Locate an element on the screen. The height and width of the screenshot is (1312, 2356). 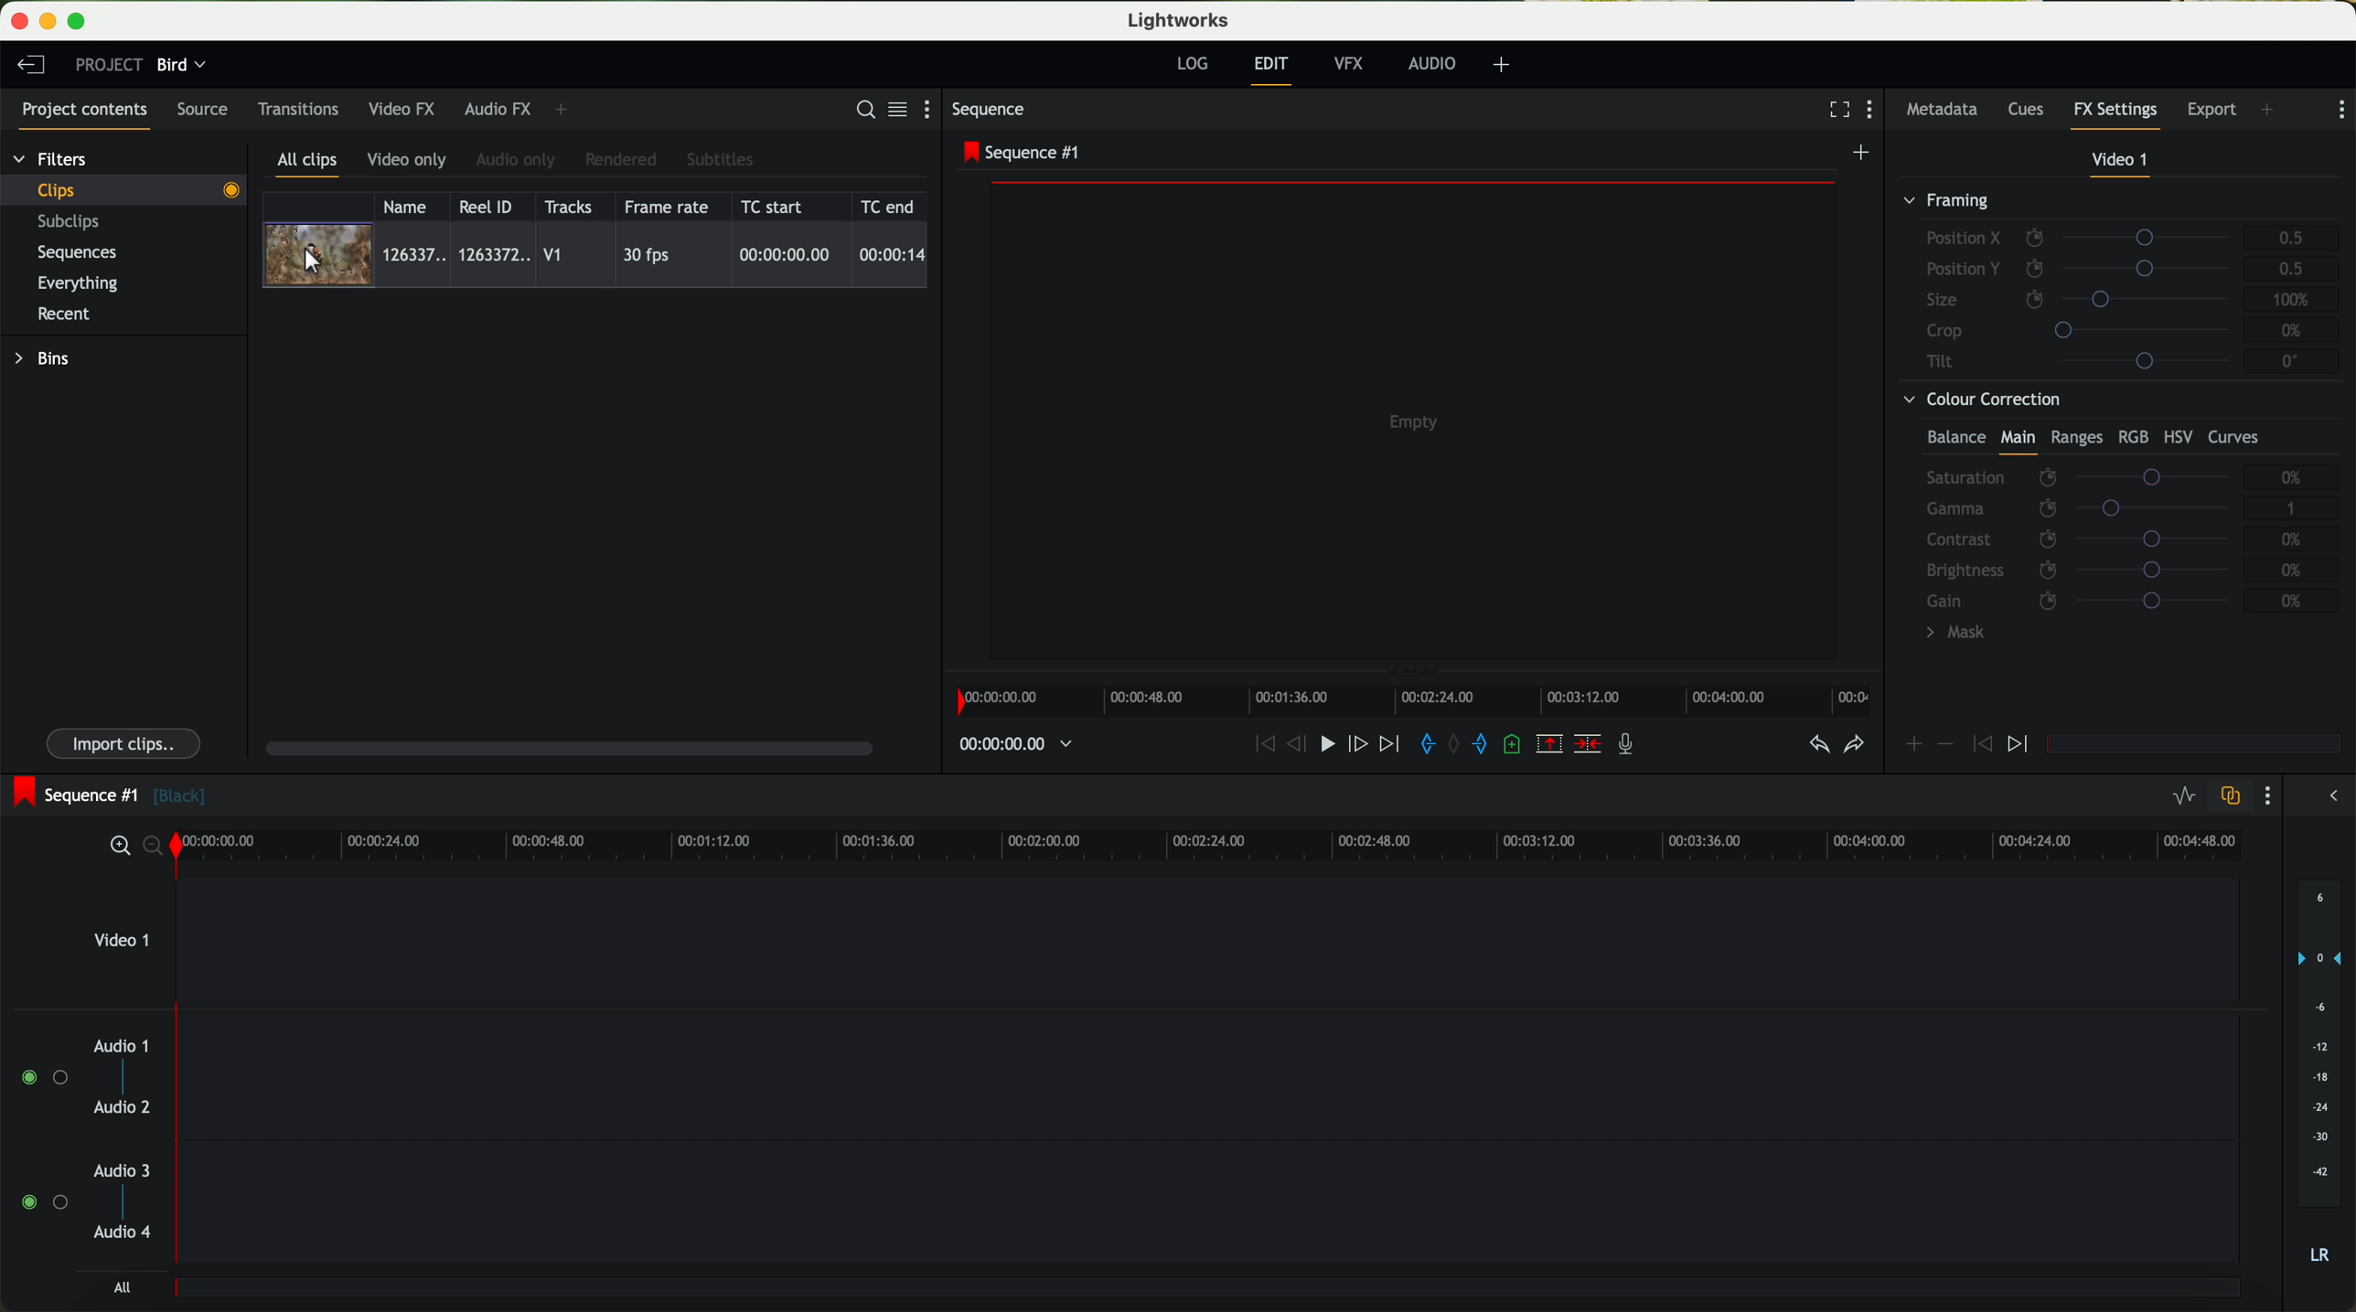
ranges is located at coordinates (2076, 436).